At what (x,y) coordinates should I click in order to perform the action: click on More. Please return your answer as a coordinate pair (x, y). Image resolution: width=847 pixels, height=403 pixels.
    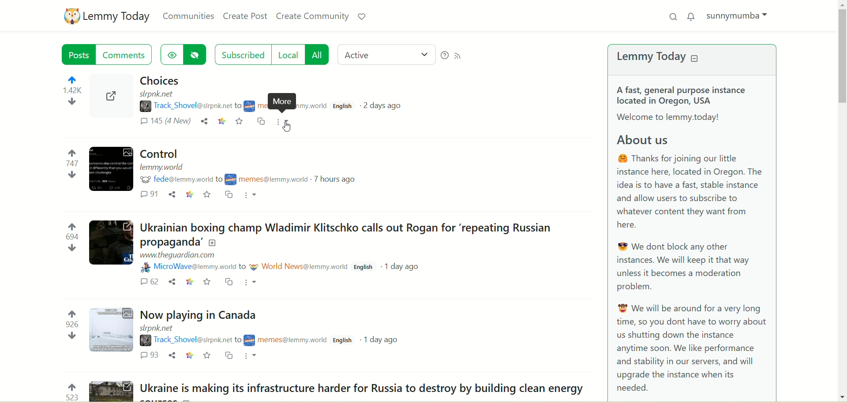
    Looking at the image, I should click on (252, 284).